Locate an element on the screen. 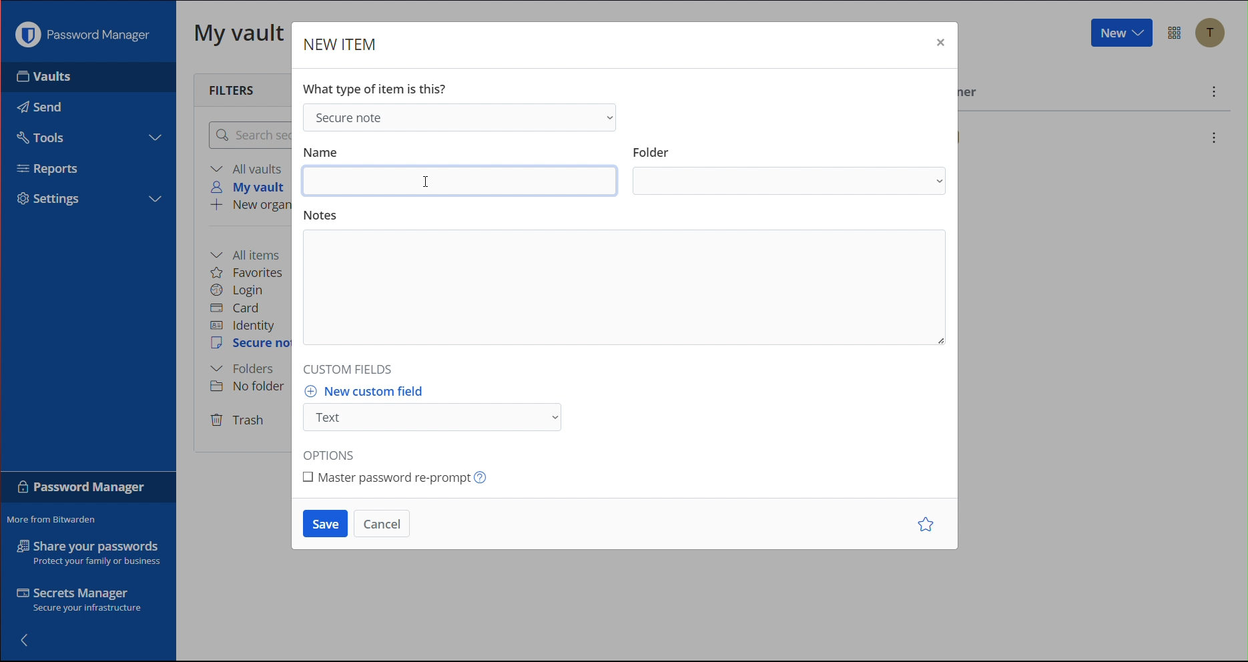  Custom Fields is located at coordinates (352, 366).